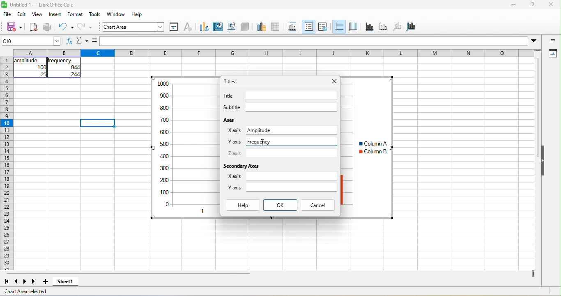 This screenshot has height=296, width=561. What do you see at coordinates (383, 27) in the screenshot?
I see `y axis` at bounding box center [383, 27].